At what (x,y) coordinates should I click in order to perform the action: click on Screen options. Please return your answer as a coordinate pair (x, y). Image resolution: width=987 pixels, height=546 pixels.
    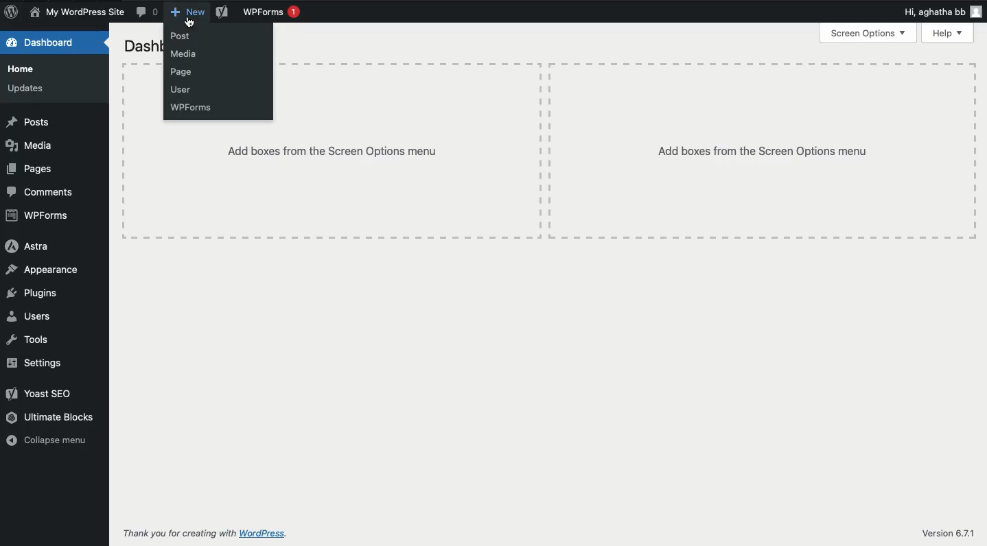
    Looking at the image, I should click on (870, 34).